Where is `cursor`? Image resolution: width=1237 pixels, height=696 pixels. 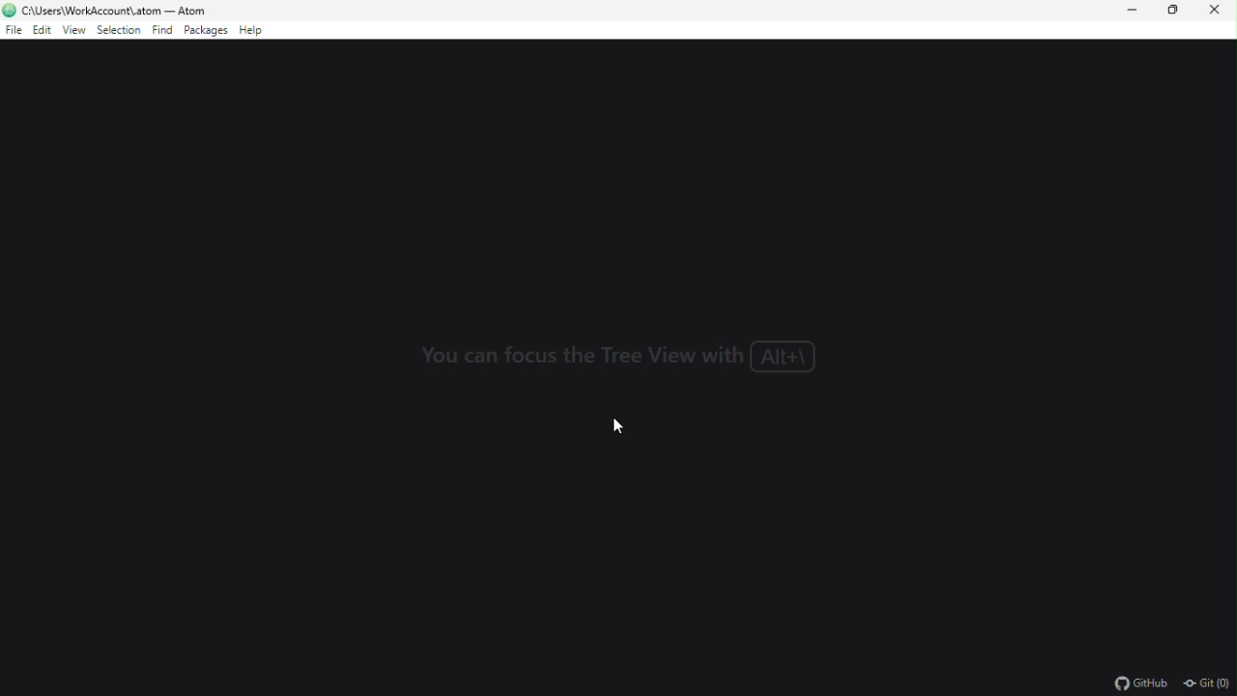
cursor is located at coordinates (619, 423).